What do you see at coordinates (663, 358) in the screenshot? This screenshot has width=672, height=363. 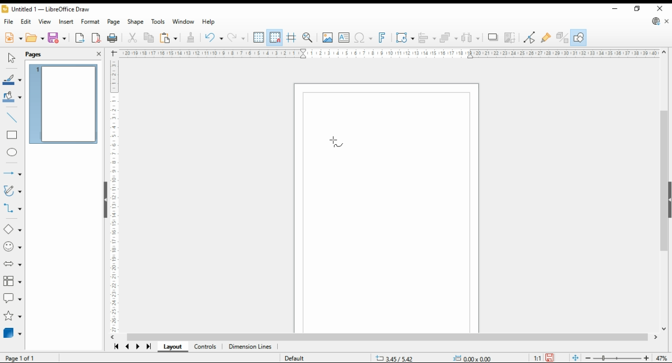 I see `zoom factor` at bounding box center [663, 358].